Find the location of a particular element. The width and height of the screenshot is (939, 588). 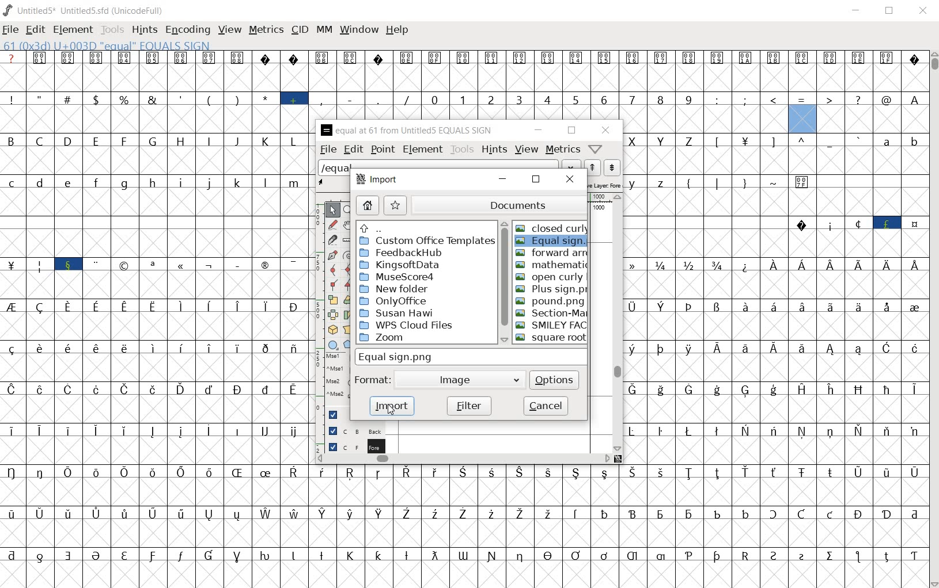

tools is located at coordinates (111, 29).